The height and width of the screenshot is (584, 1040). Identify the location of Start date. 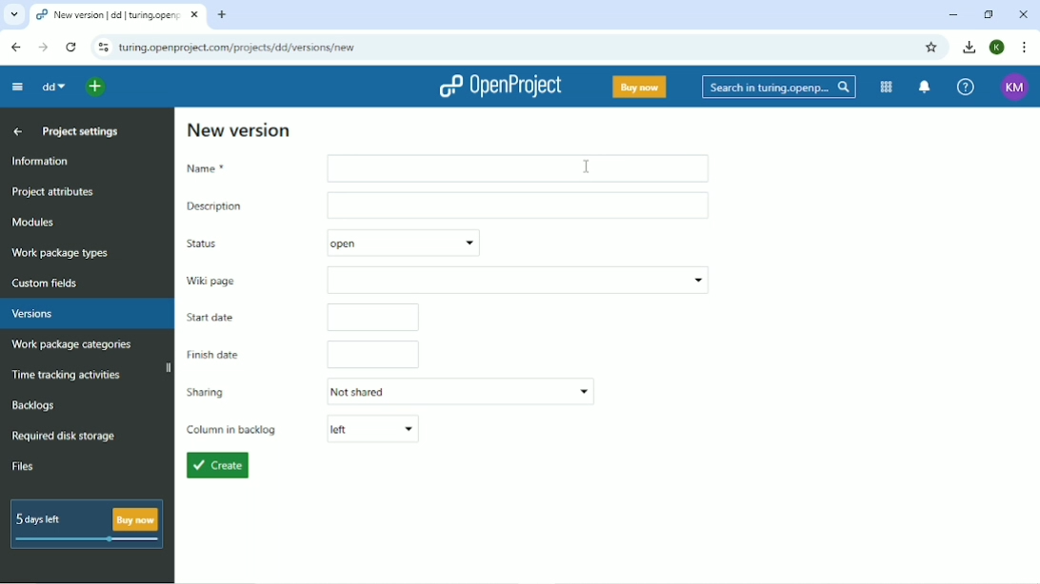
(300, 319).